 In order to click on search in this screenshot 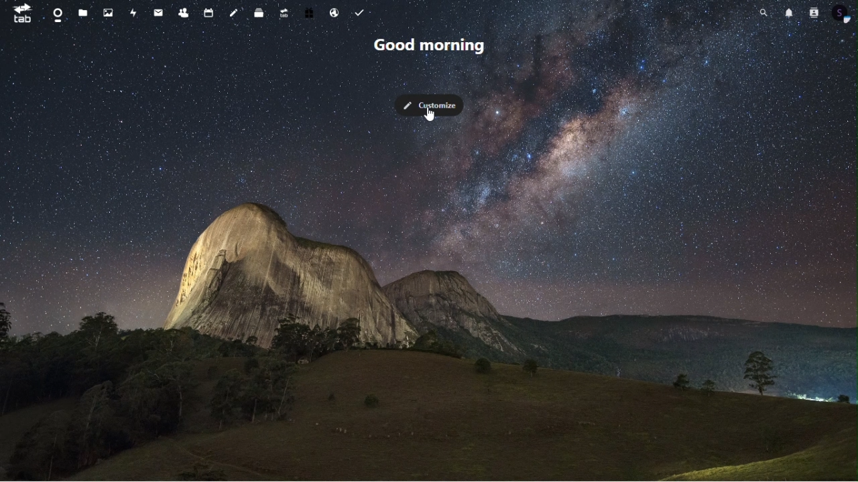, I will do `click(765, 12)`.